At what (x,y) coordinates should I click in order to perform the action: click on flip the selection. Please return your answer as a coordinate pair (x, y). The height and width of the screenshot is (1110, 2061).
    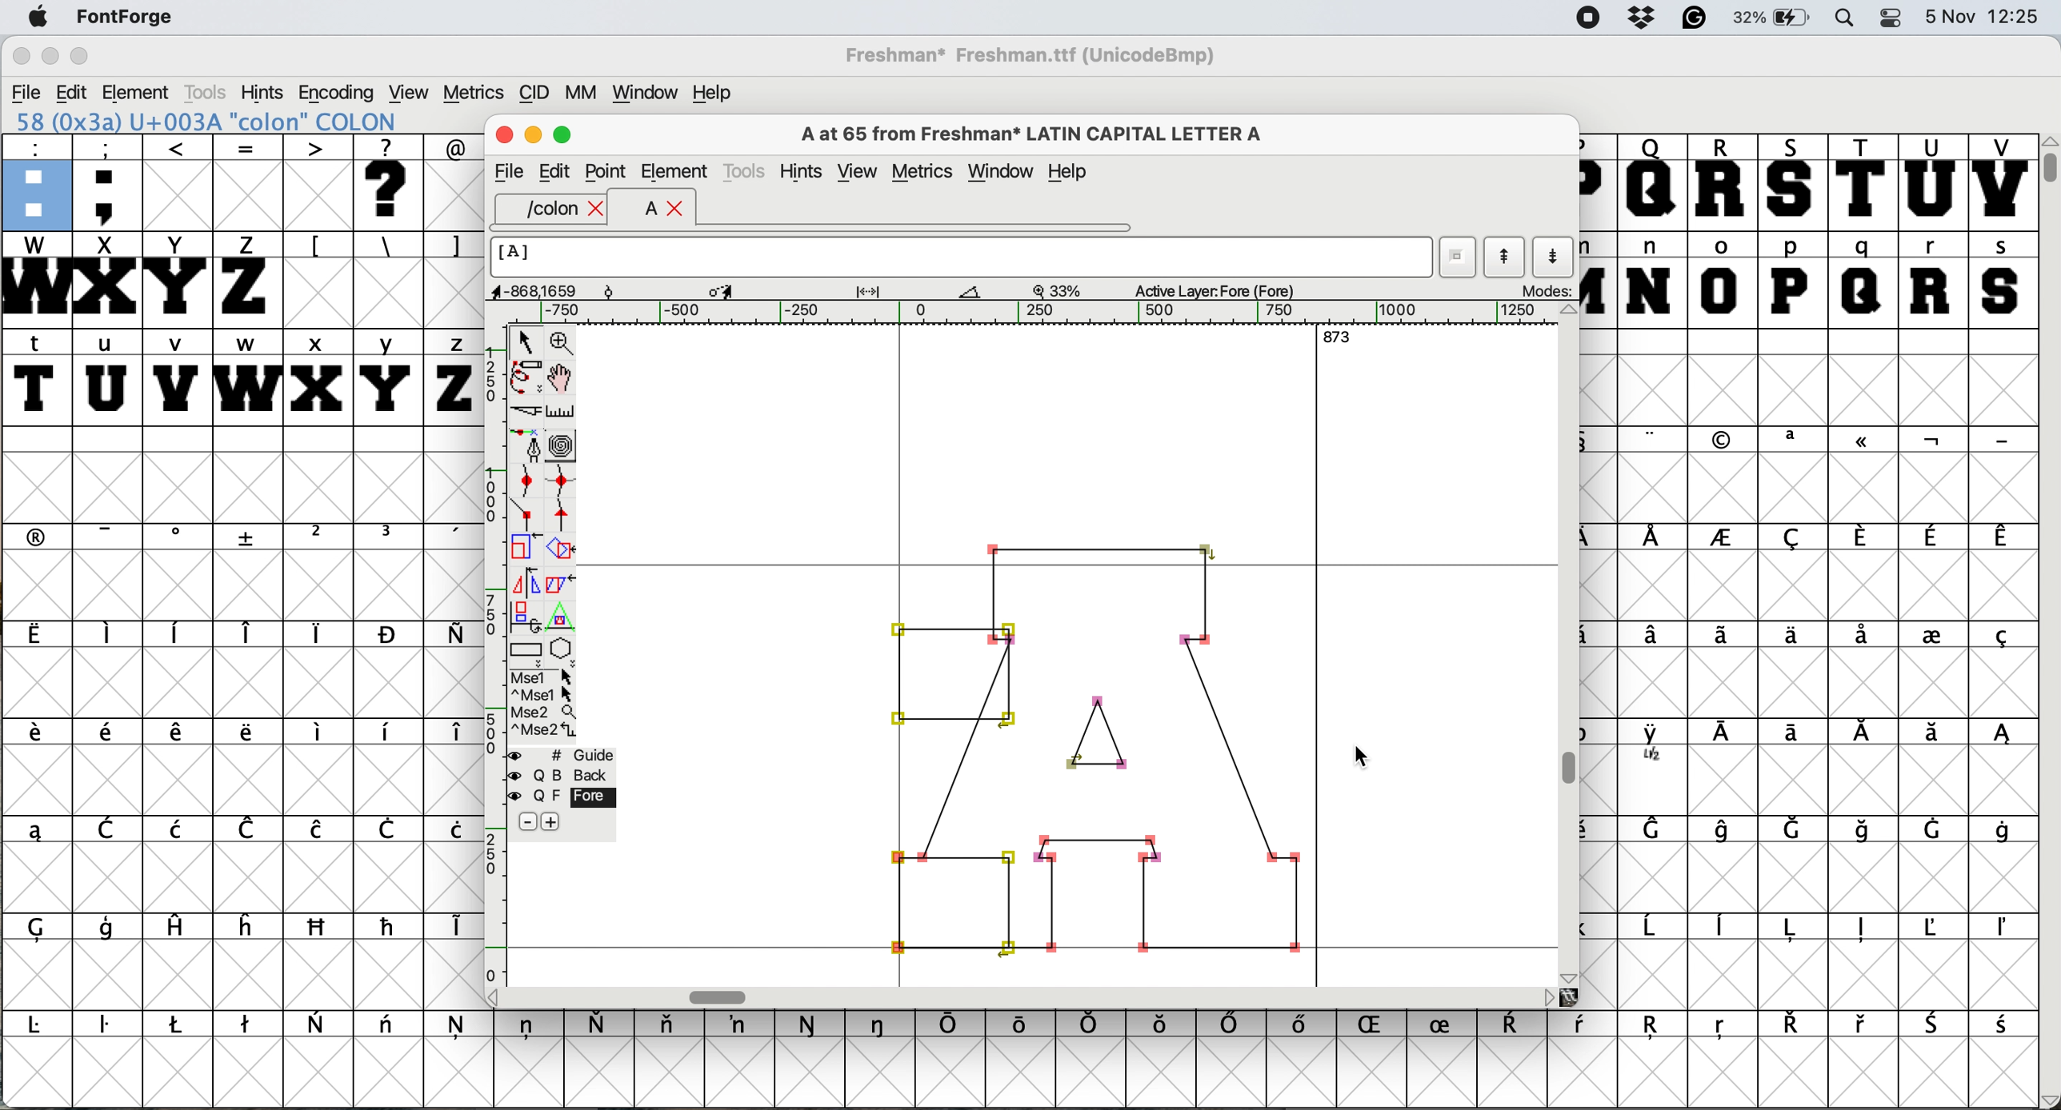
    Looking at the image, I should click on (524, 577).